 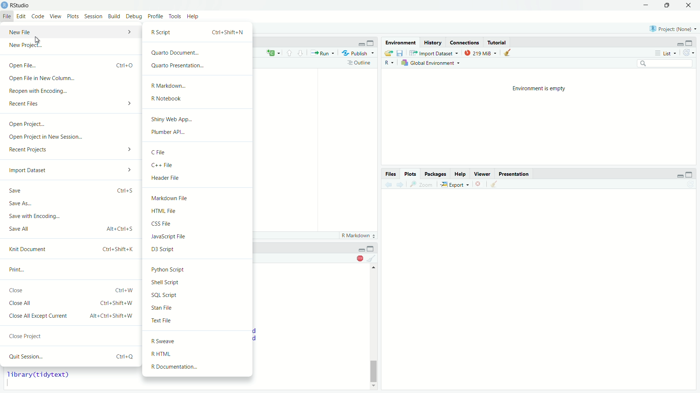 What do you see at coordinates (134, 17) in the screenshot?
I see `Debug` at bounding box center [134, 17].